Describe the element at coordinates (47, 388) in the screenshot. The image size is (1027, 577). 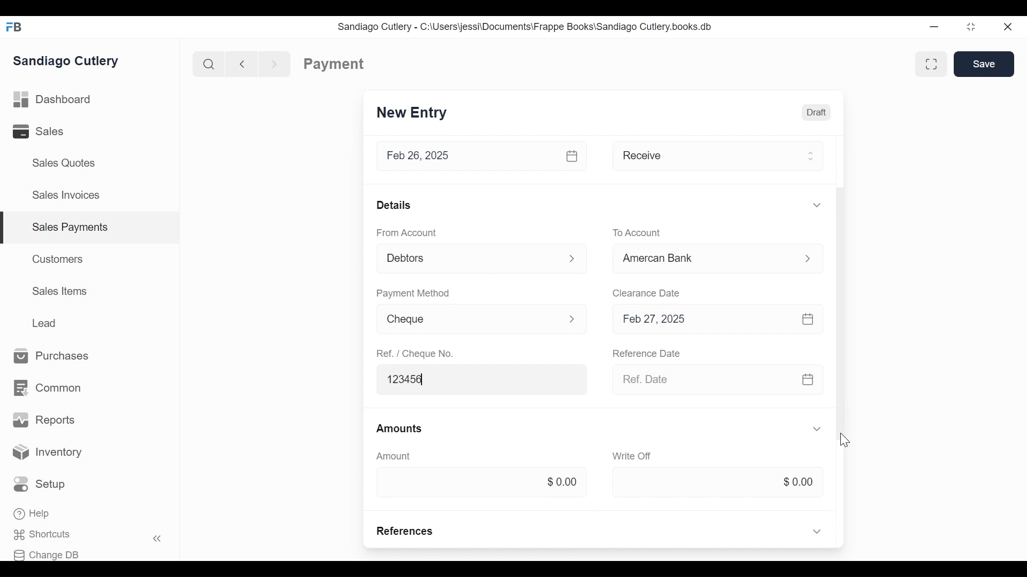
I see `Common` at that location.